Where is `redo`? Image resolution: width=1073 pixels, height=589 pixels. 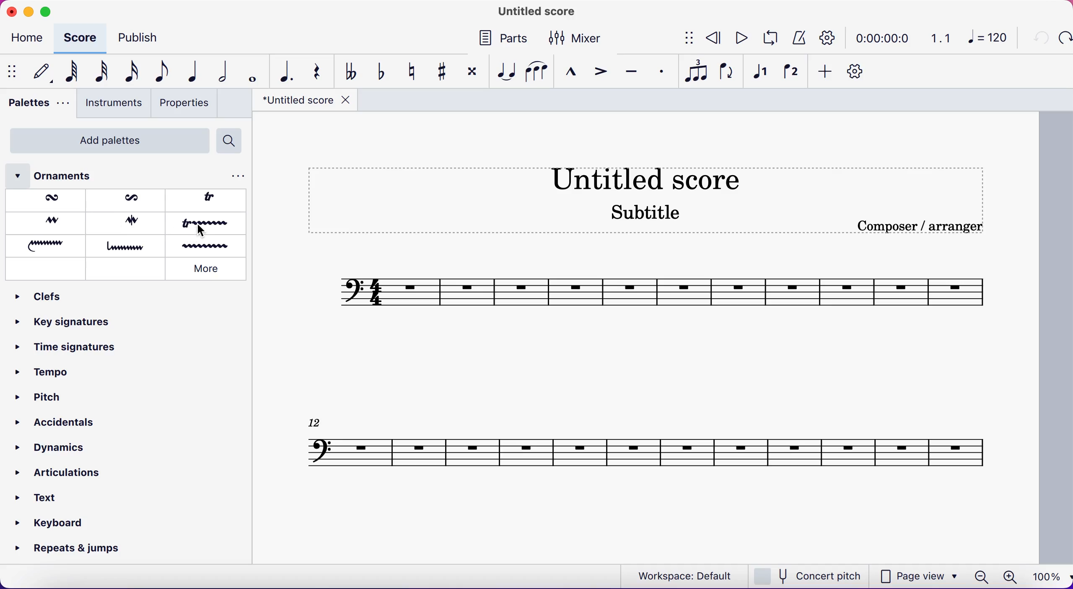
redo is located at coordinates (1064, 39).